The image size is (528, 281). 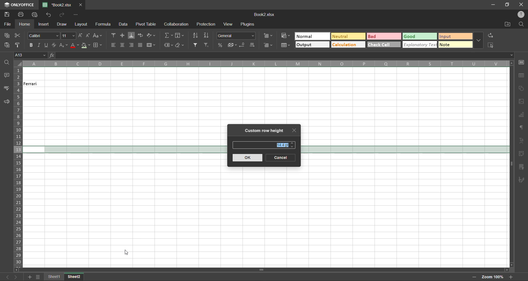 What do you see at coordinates (281, 55) in the screenshot?
I see `formula bar` at bounding box center [281, 55].